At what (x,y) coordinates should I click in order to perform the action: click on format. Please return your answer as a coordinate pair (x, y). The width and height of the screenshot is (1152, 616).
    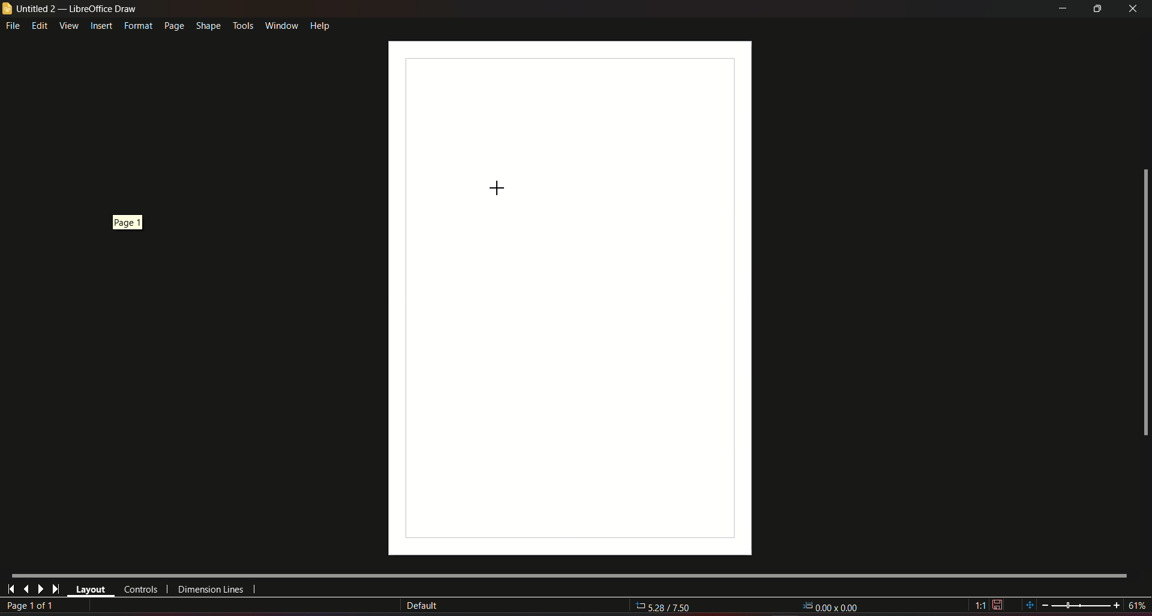
    Looking at the image, I should click on (137, 26).